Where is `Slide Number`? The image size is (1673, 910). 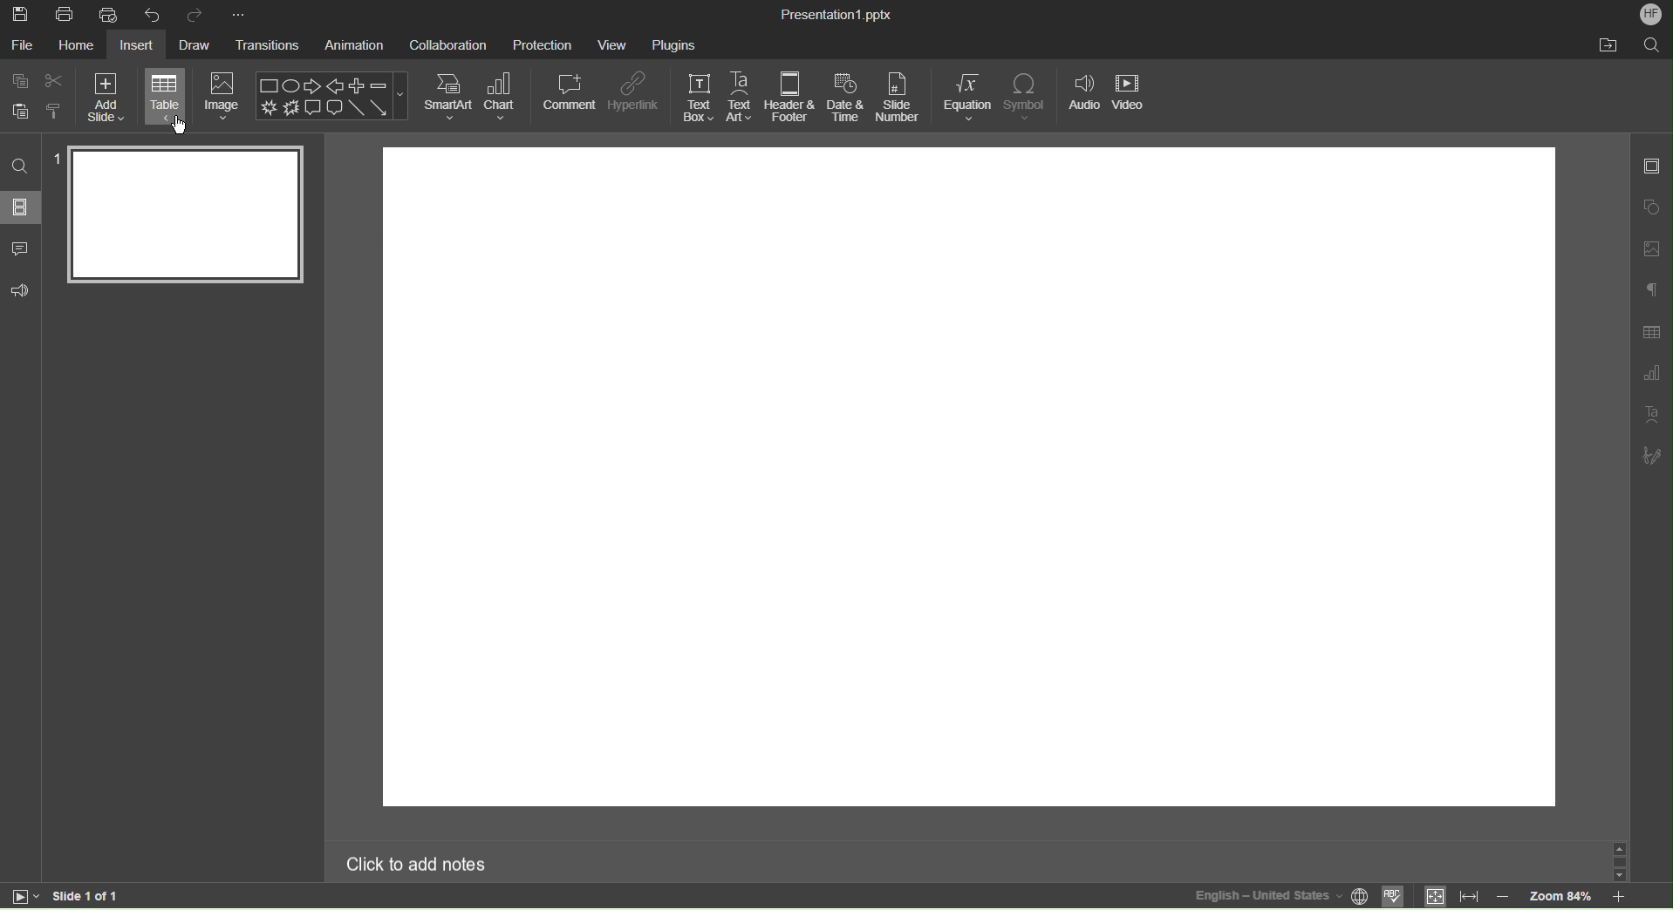 Slide Number is located at coordinates (900, 98).